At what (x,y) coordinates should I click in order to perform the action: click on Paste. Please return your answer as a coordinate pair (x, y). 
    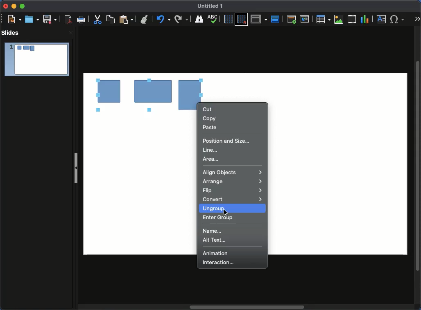
    Looking at the image, I should click on (210, 127).